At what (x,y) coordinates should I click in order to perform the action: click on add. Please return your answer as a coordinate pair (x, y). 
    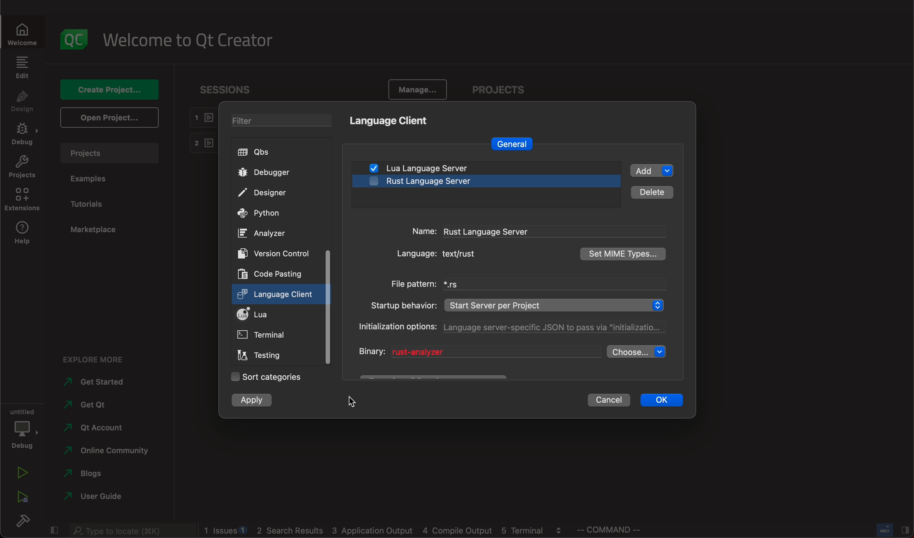
    Looking at the image, I should click on (653, 170).